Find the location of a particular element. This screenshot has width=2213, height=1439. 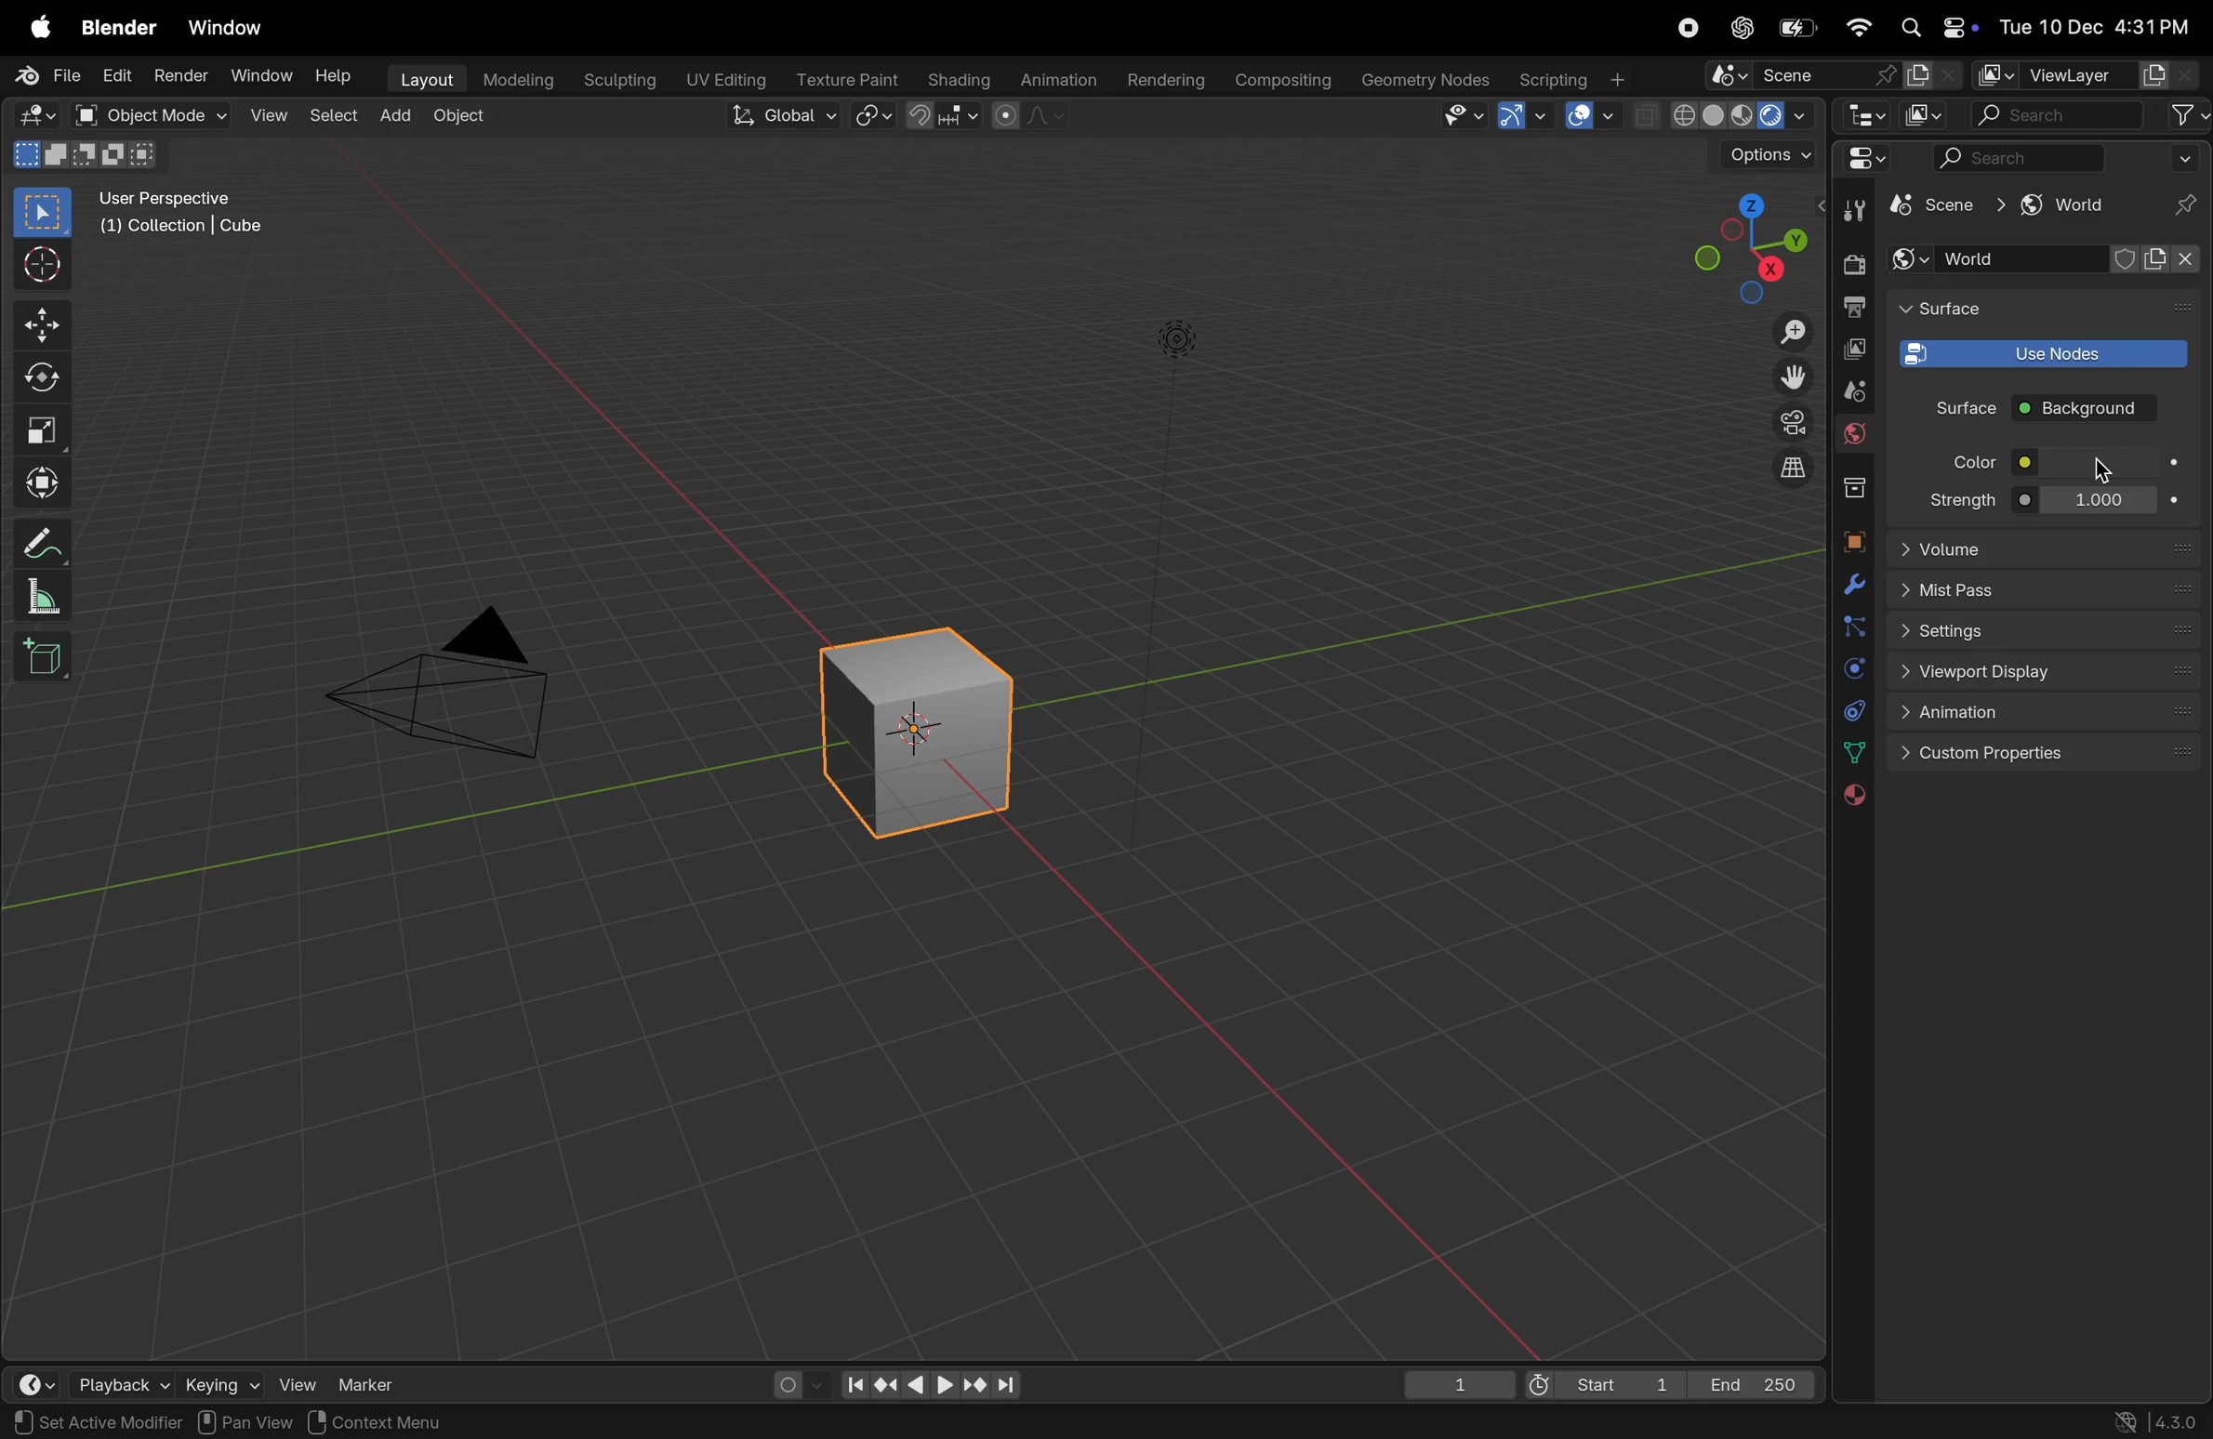

material is located at coordinates (1851, 797).